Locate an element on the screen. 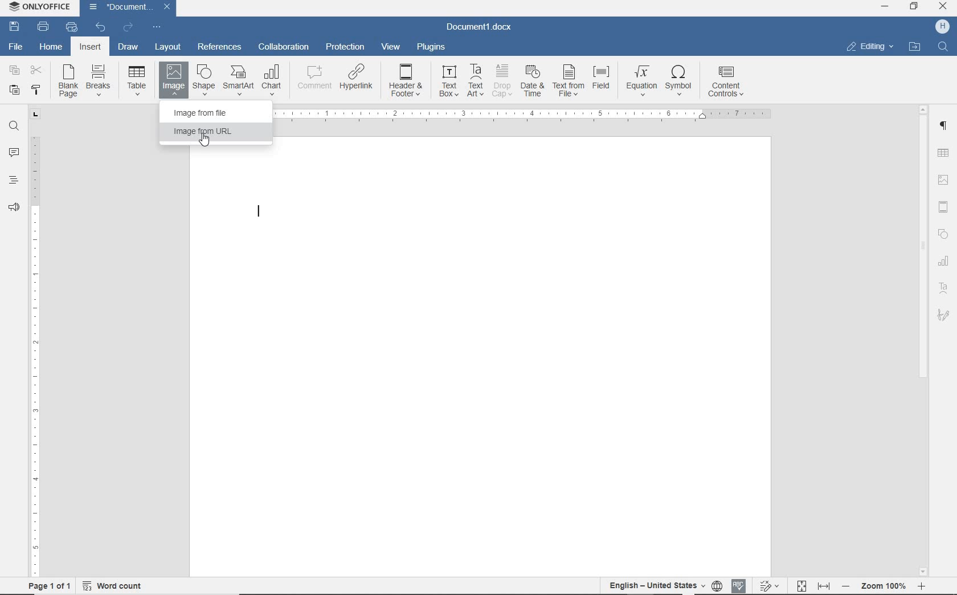 The image size is (957, 595). - zoom 100% +(zoom out or zoom in) is located at coordinates (885, 586).